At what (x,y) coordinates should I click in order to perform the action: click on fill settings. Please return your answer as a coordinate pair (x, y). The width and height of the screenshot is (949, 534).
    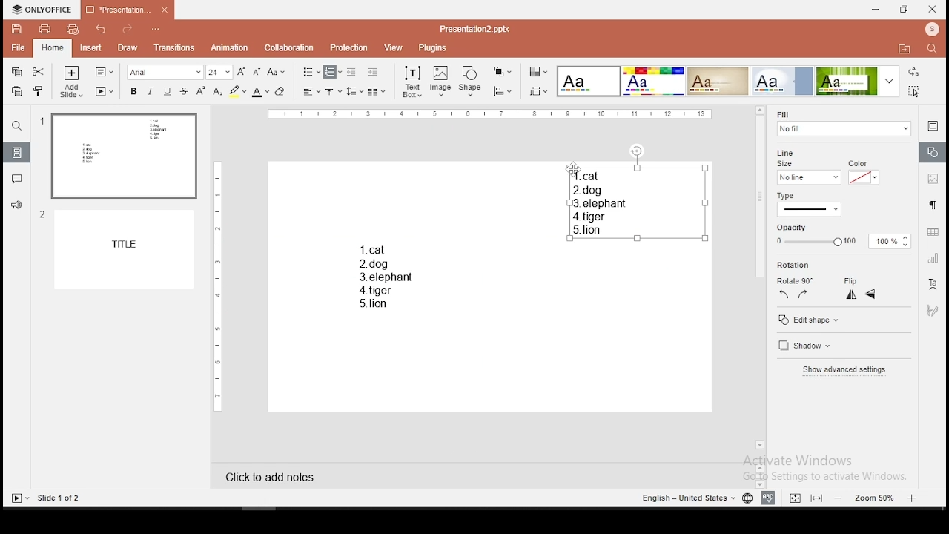
    Looking at the image, I should click on (841, 122).